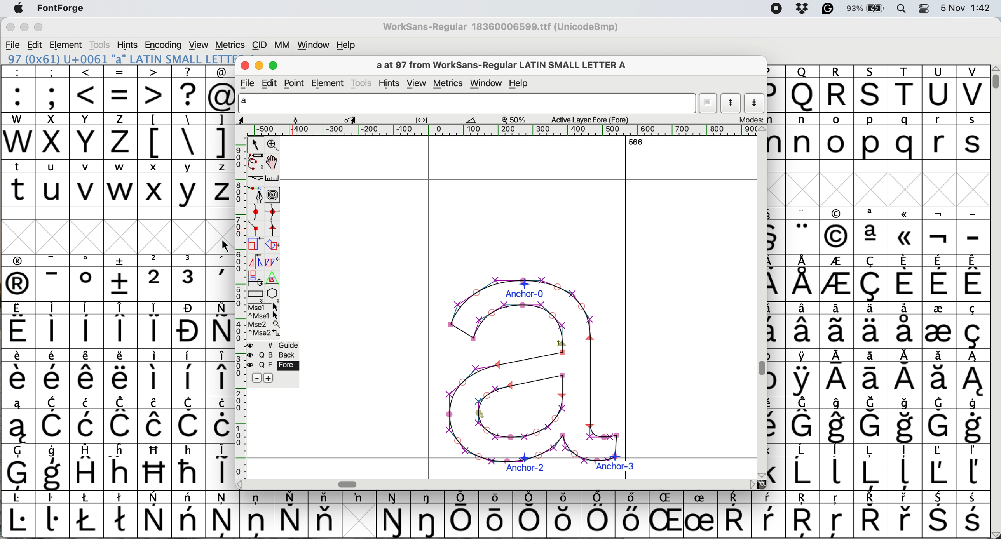 The image size is (1001, 539). Describe the element at coordinates (347, 45) in the screenshot. I see `help` at that location.